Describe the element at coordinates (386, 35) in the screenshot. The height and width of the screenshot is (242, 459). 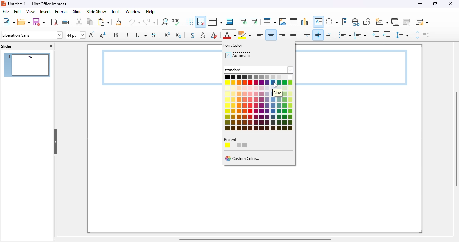
I see `decrease indent` at that location.